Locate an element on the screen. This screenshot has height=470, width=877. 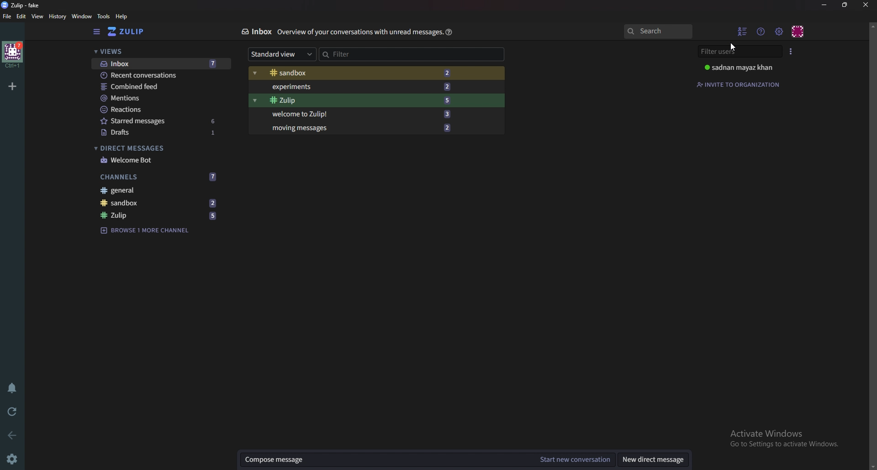
home is located at coordinates (13, 55).